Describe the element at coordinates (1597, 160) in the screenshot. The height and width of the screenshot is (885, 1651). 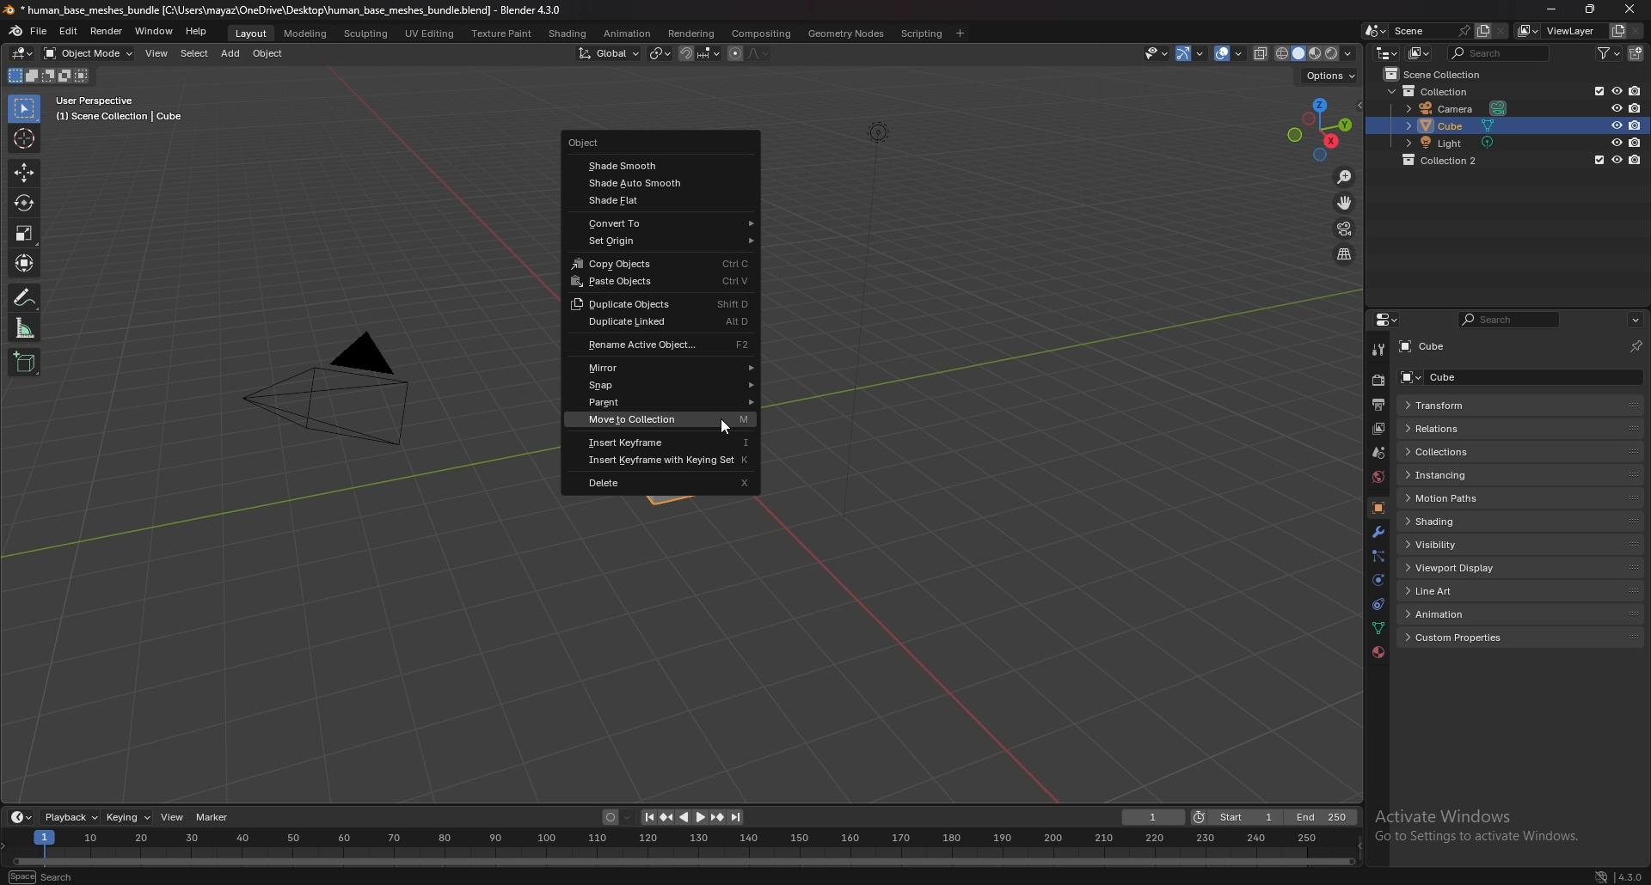
I see `exclude from view layer` at that location.